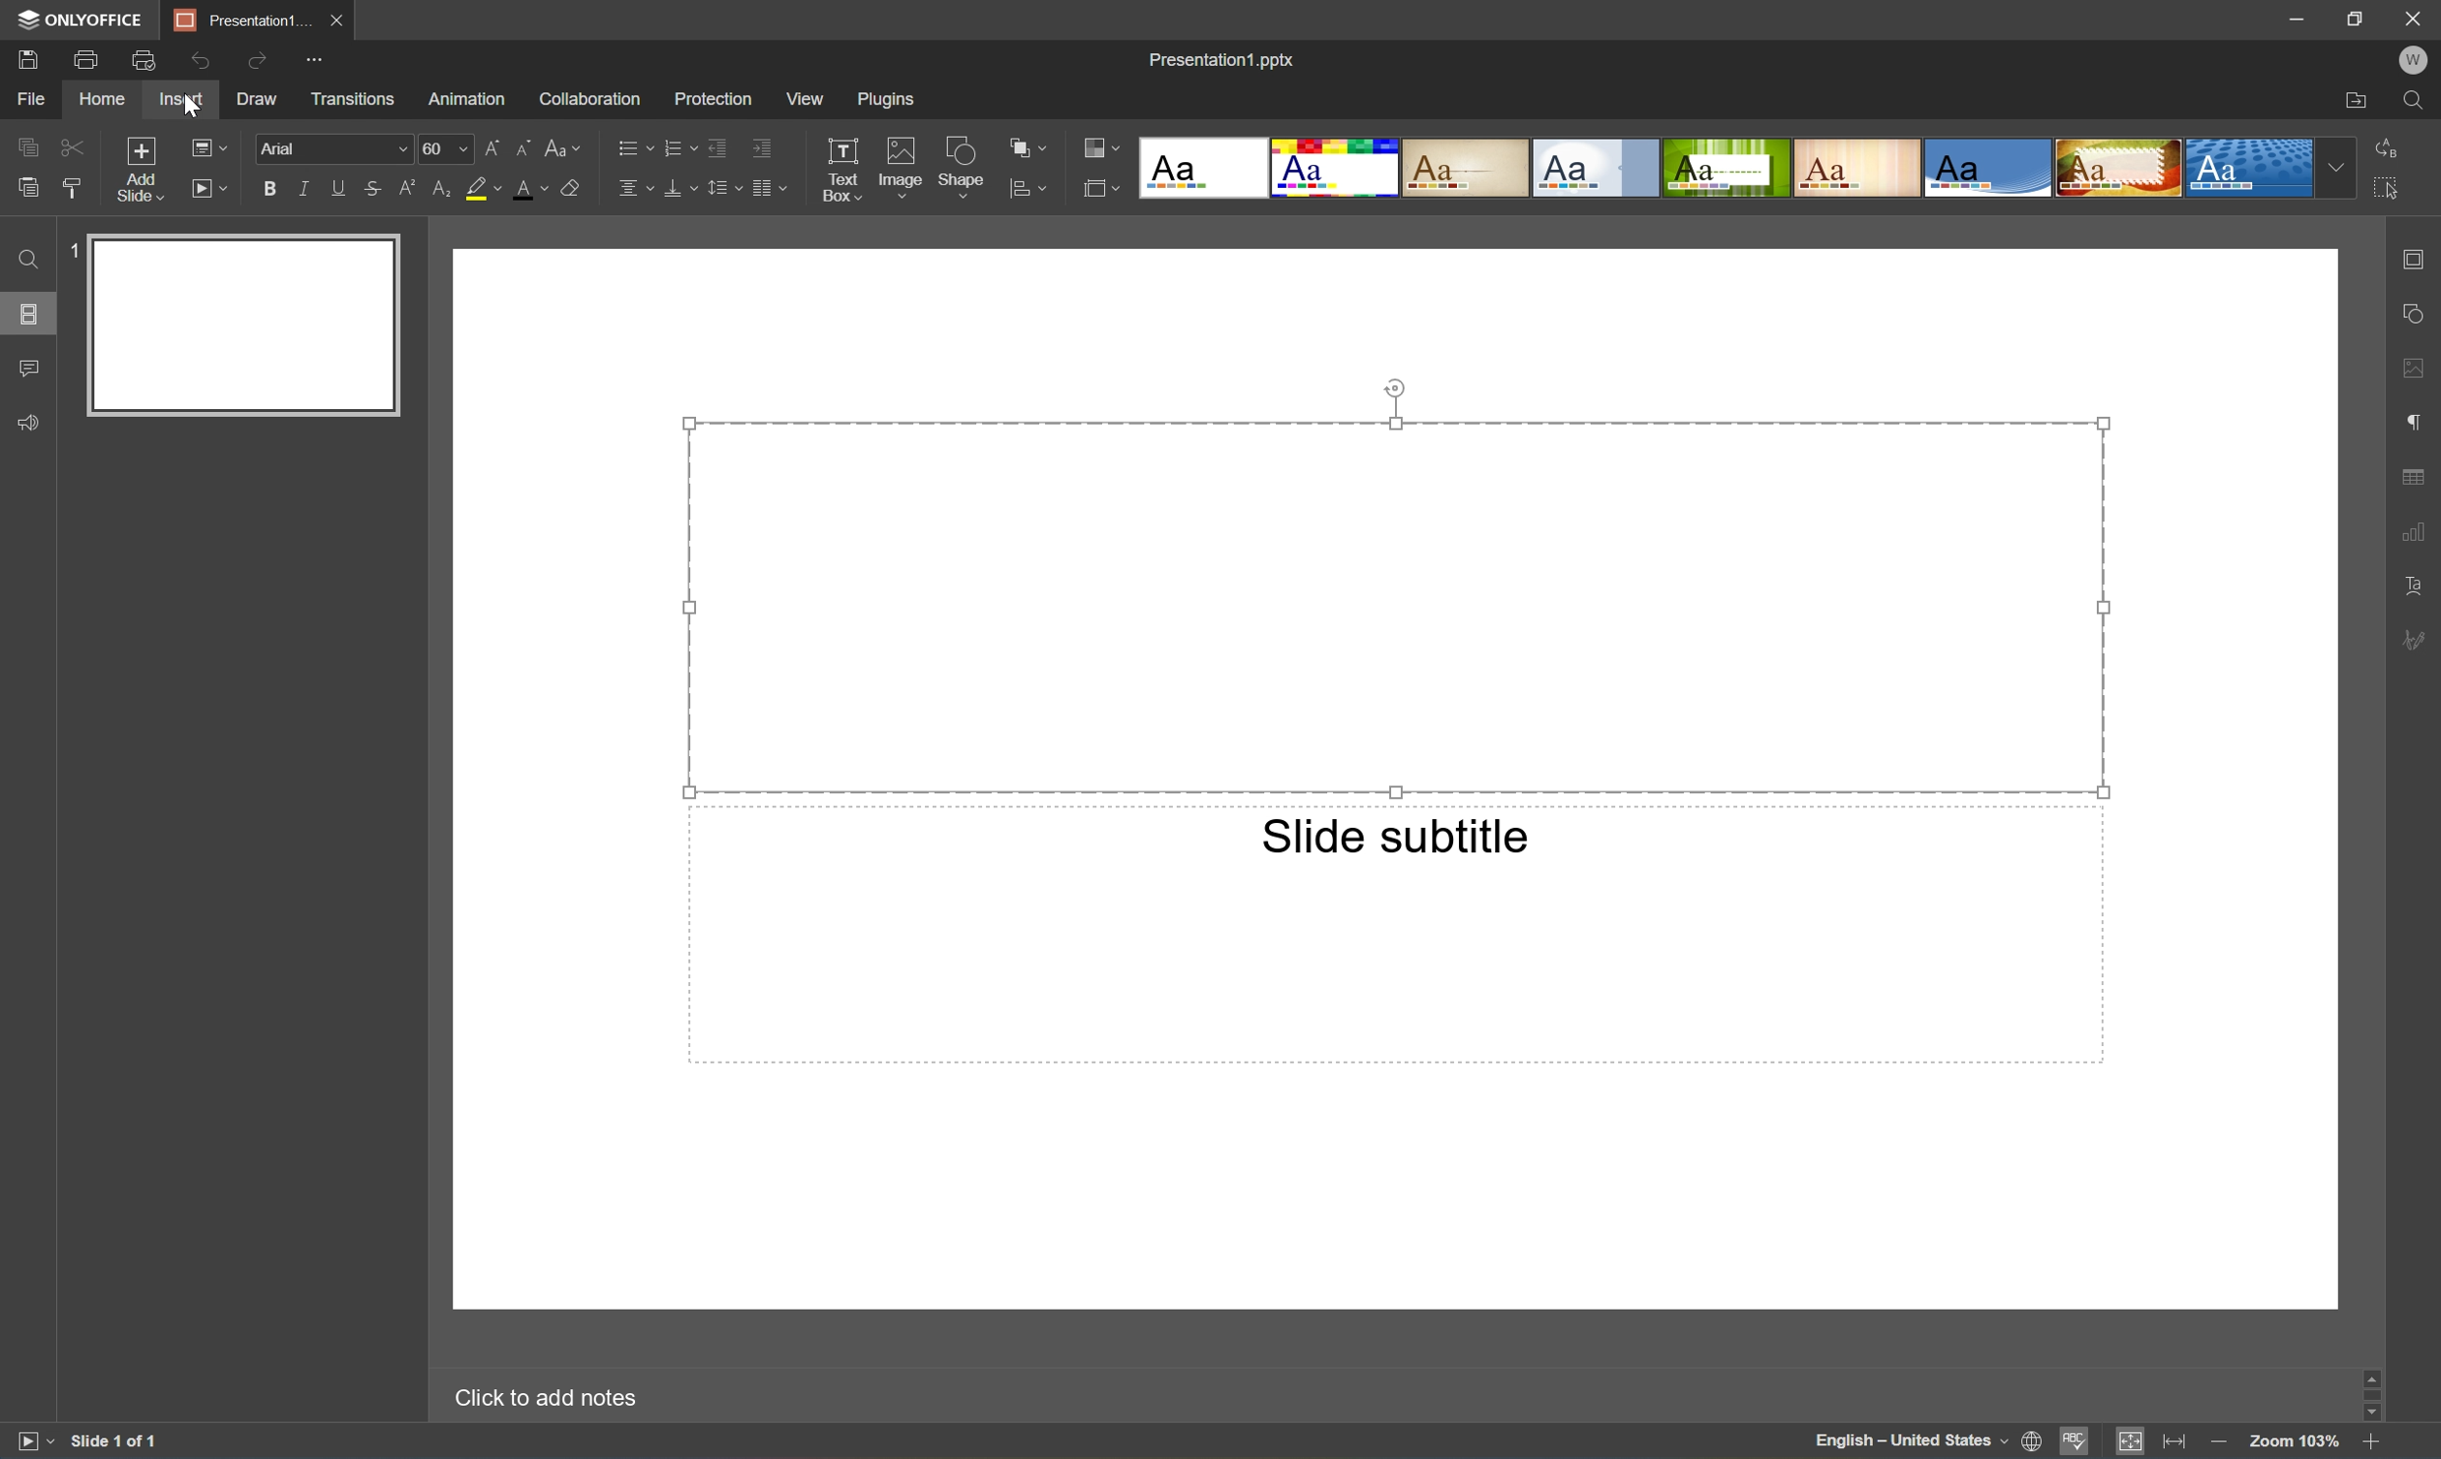 The height and width of the screenshot is (1459, 2441). I want to click on Align shape, so click(1027, 194).